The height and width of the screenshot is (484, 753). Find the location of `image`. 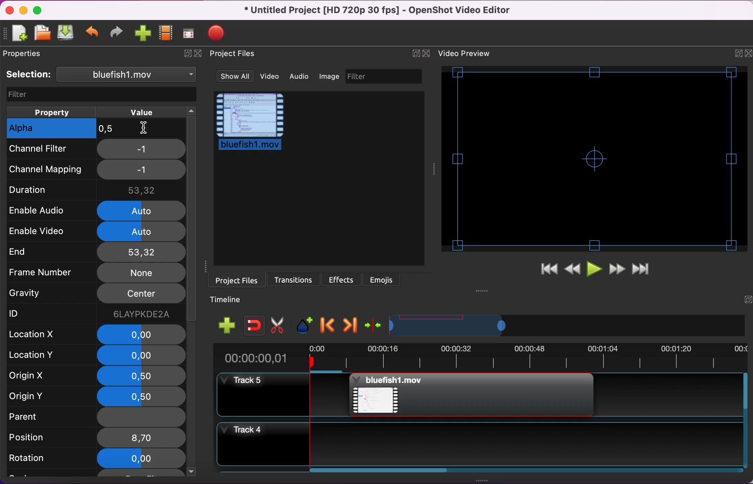

image is located at coordinates (330, 77).